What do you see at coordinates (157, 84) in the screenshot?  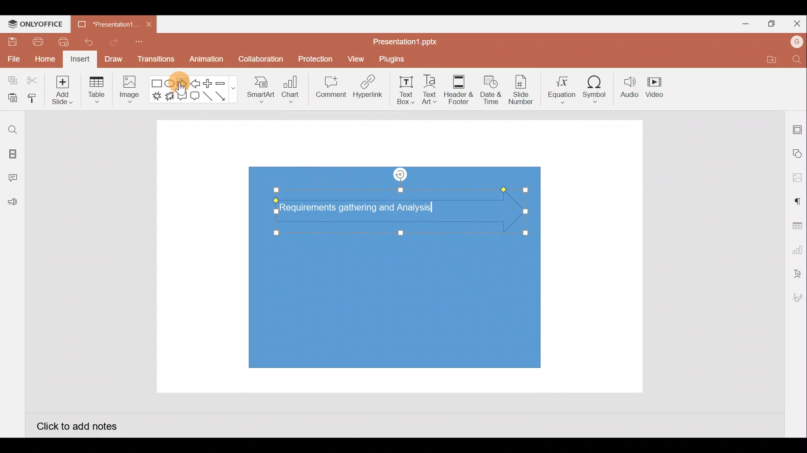 I see `Rectangle` at bounding box center [157, 84].